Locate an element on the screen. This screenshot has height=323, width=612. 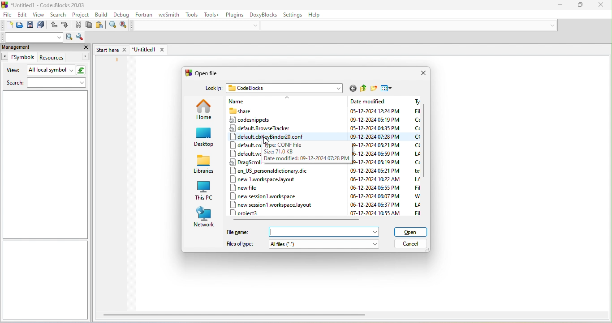
vertical scroll bar is located at coordinates (426, 141).